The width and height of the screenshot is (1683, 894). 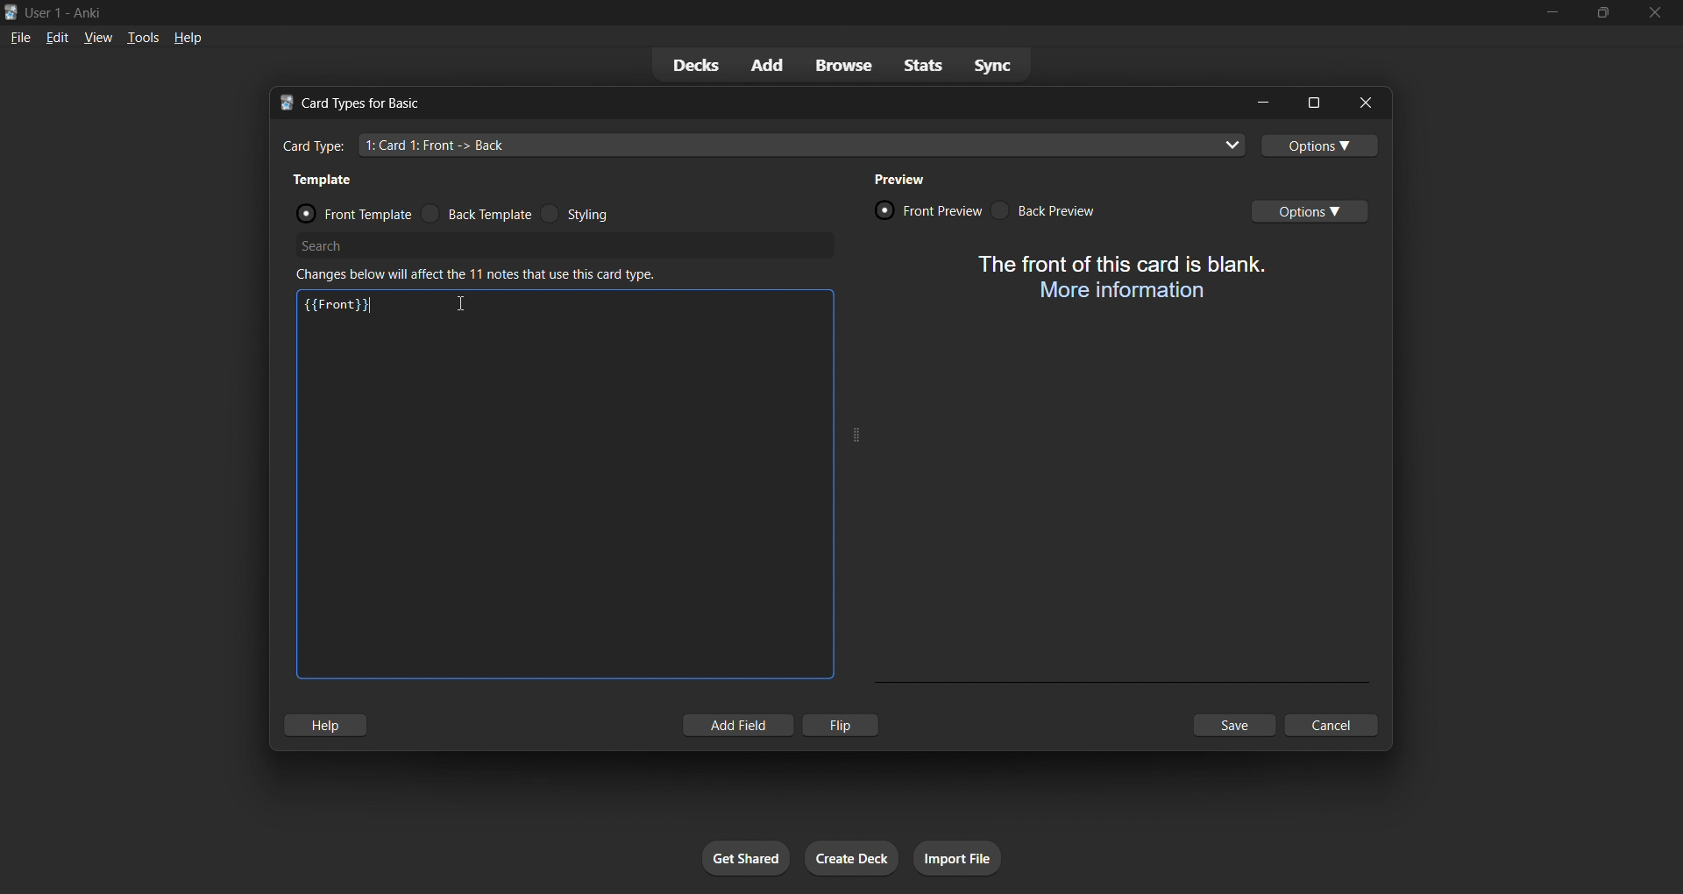 What do you see at coordinates (1235, 727) in the screenshot?
I see `save` at bounding box center [1235, 727].